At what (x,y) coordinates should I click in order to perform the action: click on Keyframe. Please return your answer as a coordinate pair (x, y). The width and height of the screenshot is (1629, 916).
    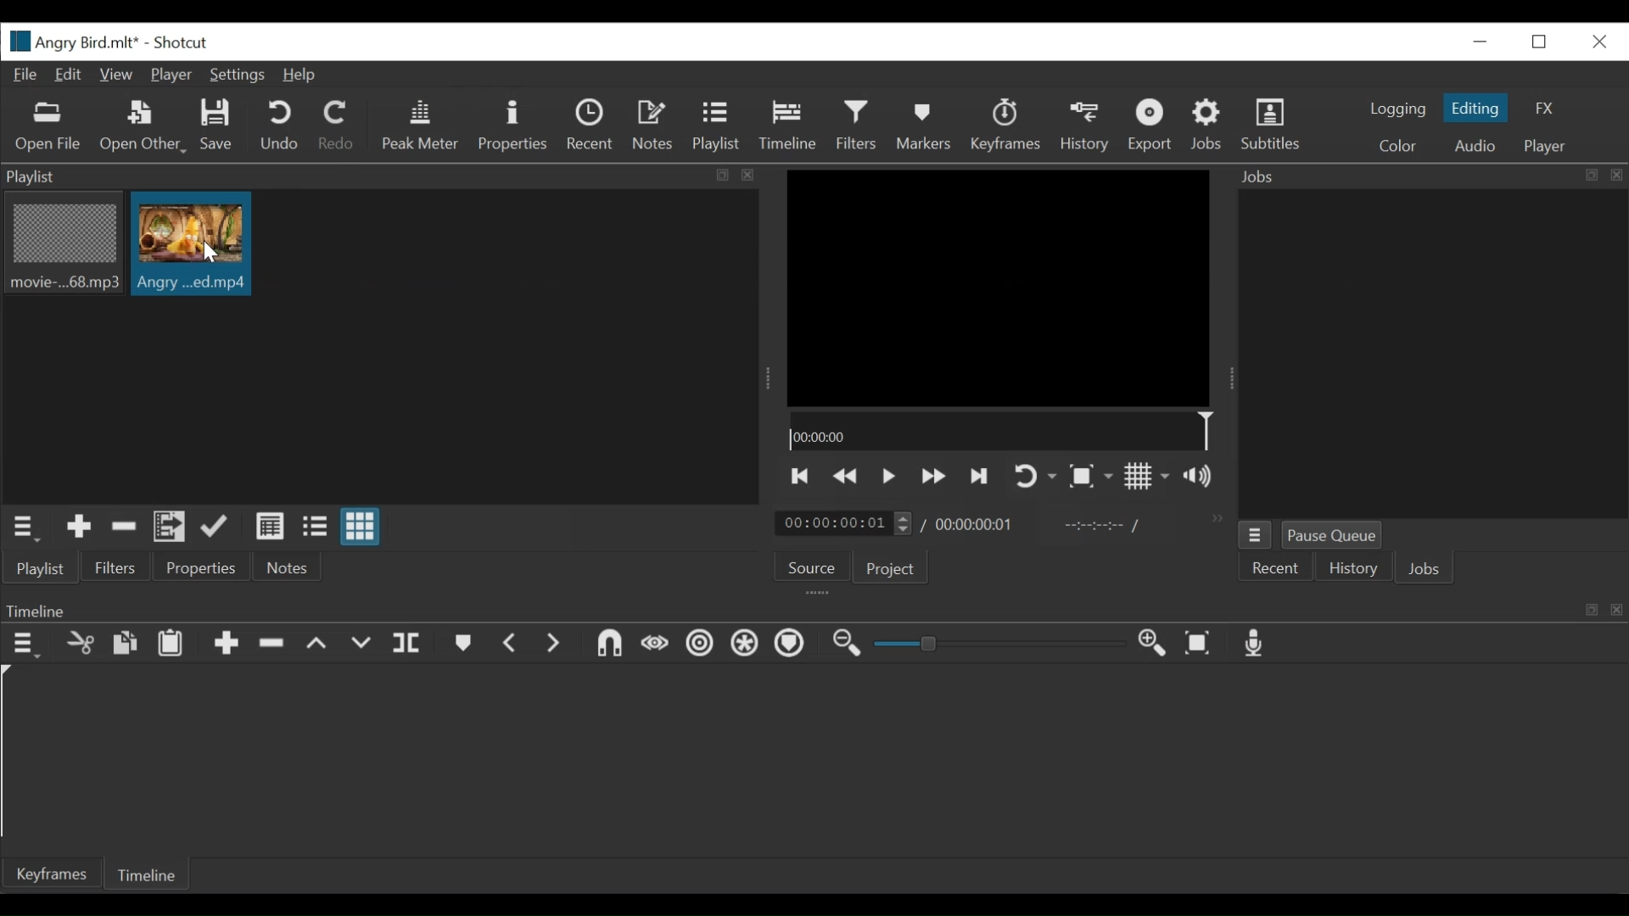
    Looking at the image, I should click on (48, 873).